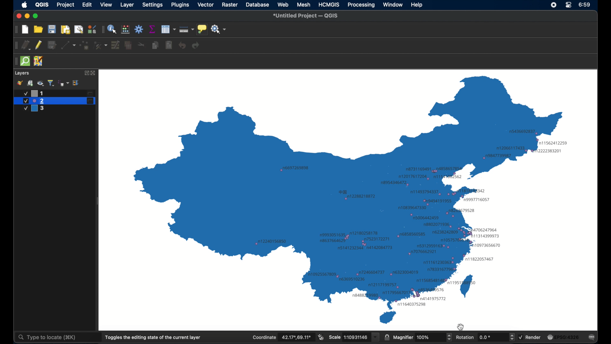  I want to click on show map tips, so click(202, 29).